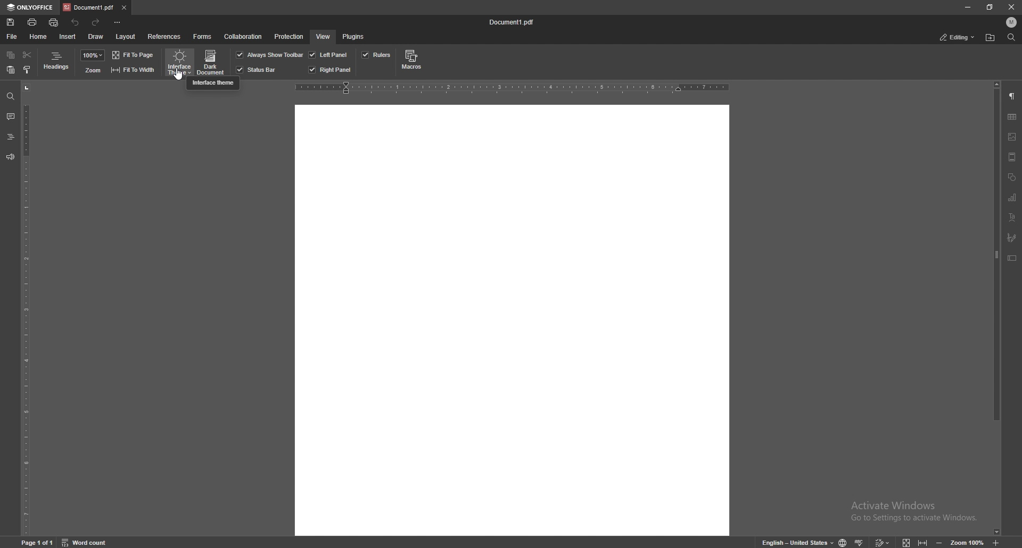 Image resolution: width=1022 pixels, height=548 pixels. I want to click on tab, so click(88, 7).